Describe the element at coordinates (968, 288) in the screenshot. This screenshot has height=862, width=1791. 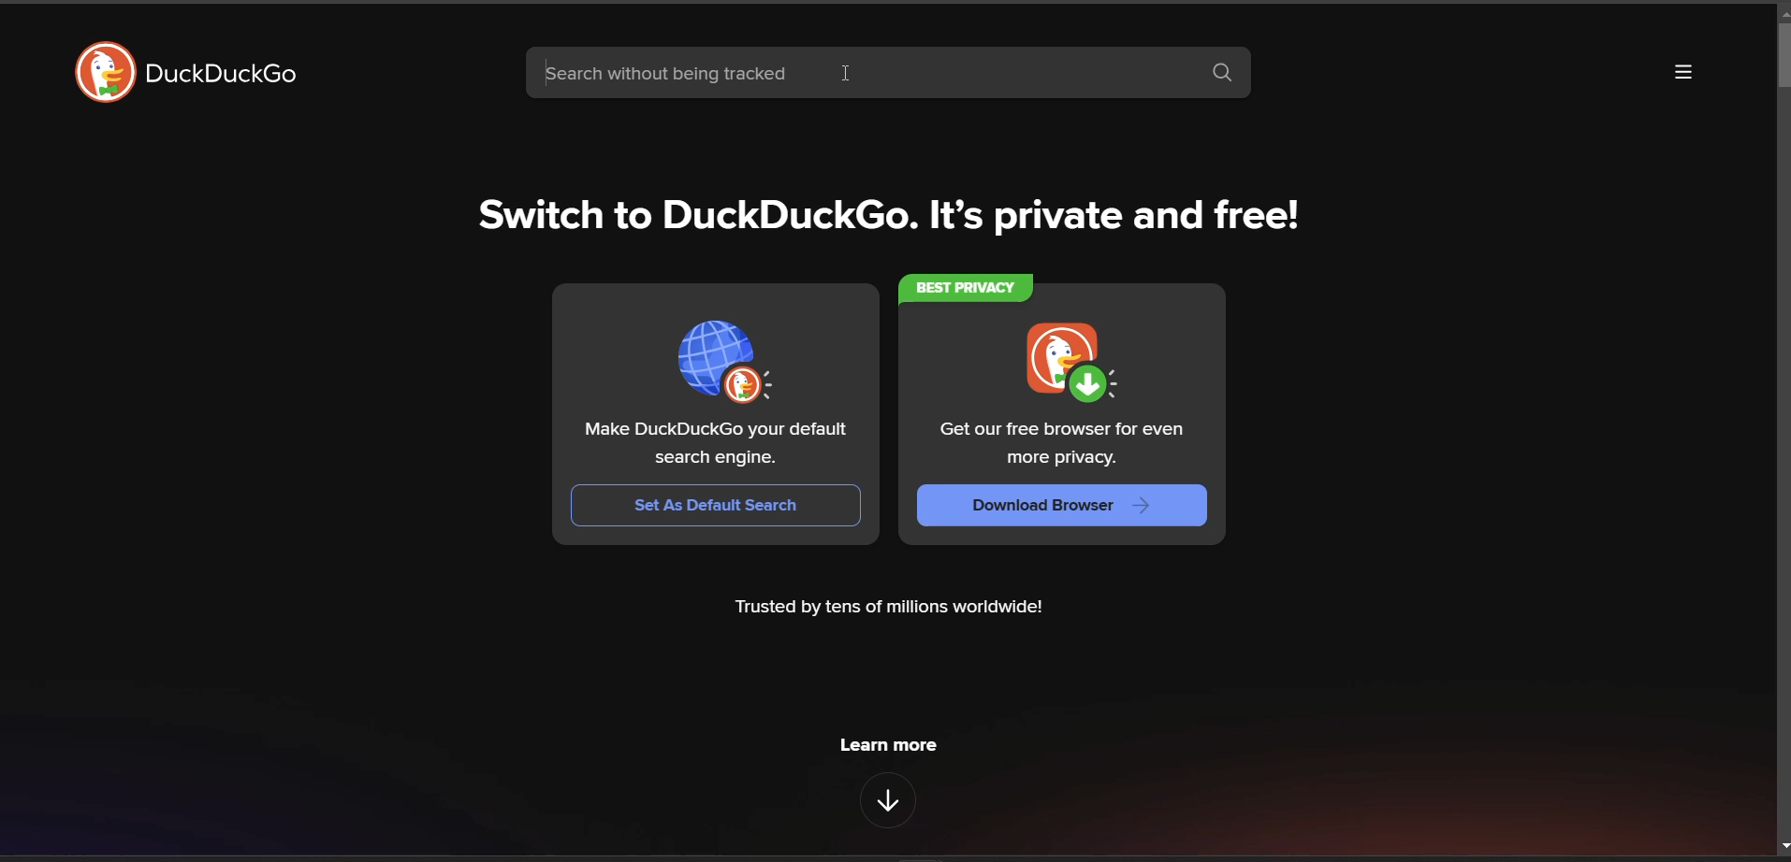
I see `best privacy` at that location.